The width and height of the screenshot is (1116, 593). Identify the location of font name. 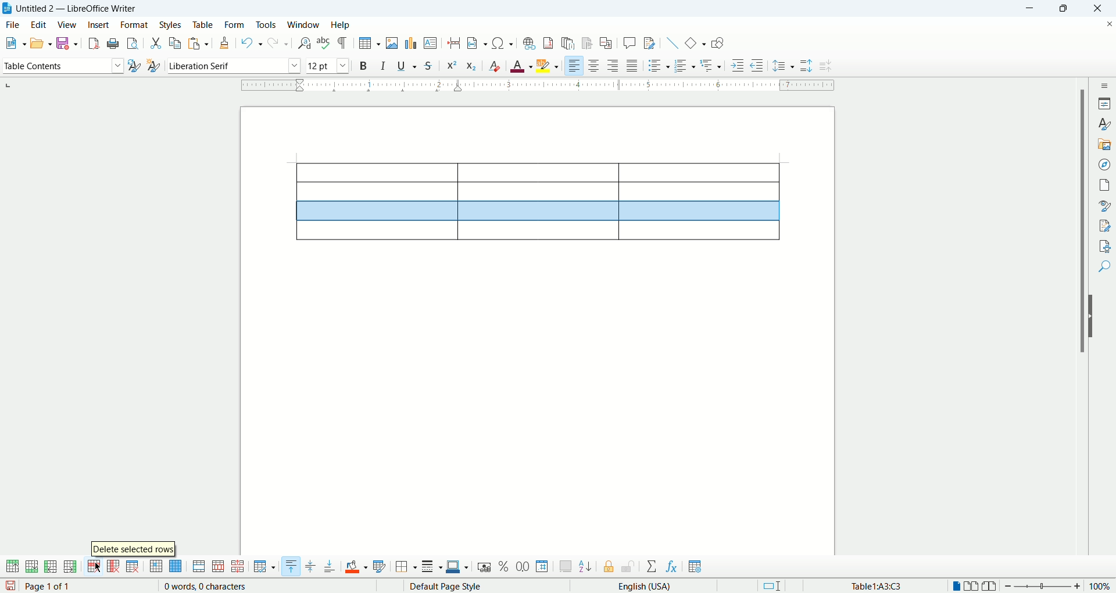
(233, 65).